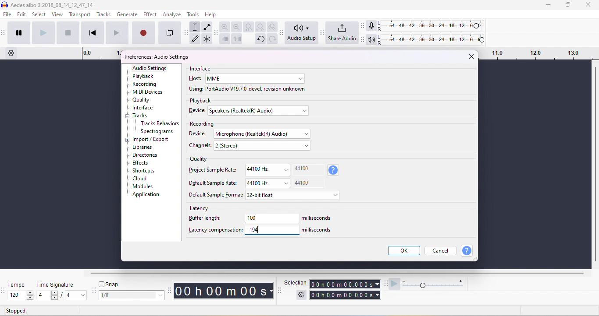 This screenshot has height=316, width=599. I want to click on select recording device, so click(265, 134).